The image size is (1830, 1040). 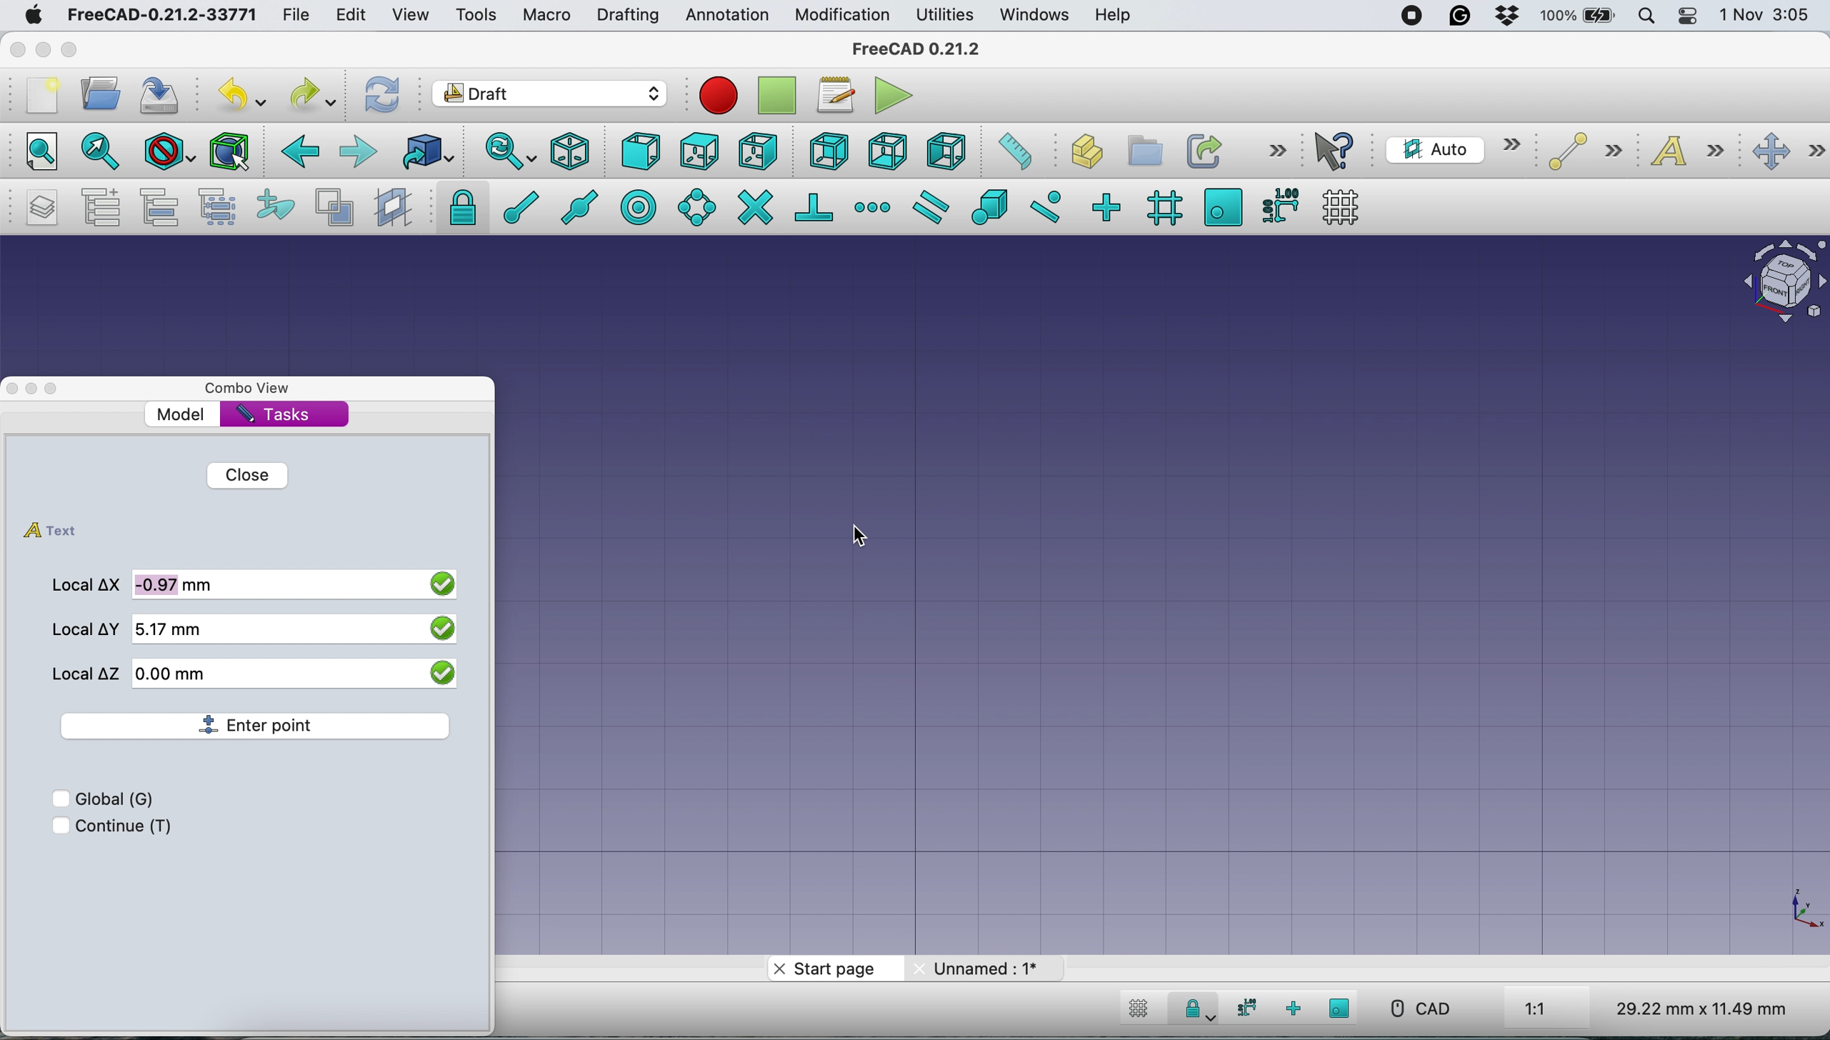 What do you see at coordinates (1278, 208) in the screenshot?
I see `snap dimensions` at bounding box center [1278, 208].